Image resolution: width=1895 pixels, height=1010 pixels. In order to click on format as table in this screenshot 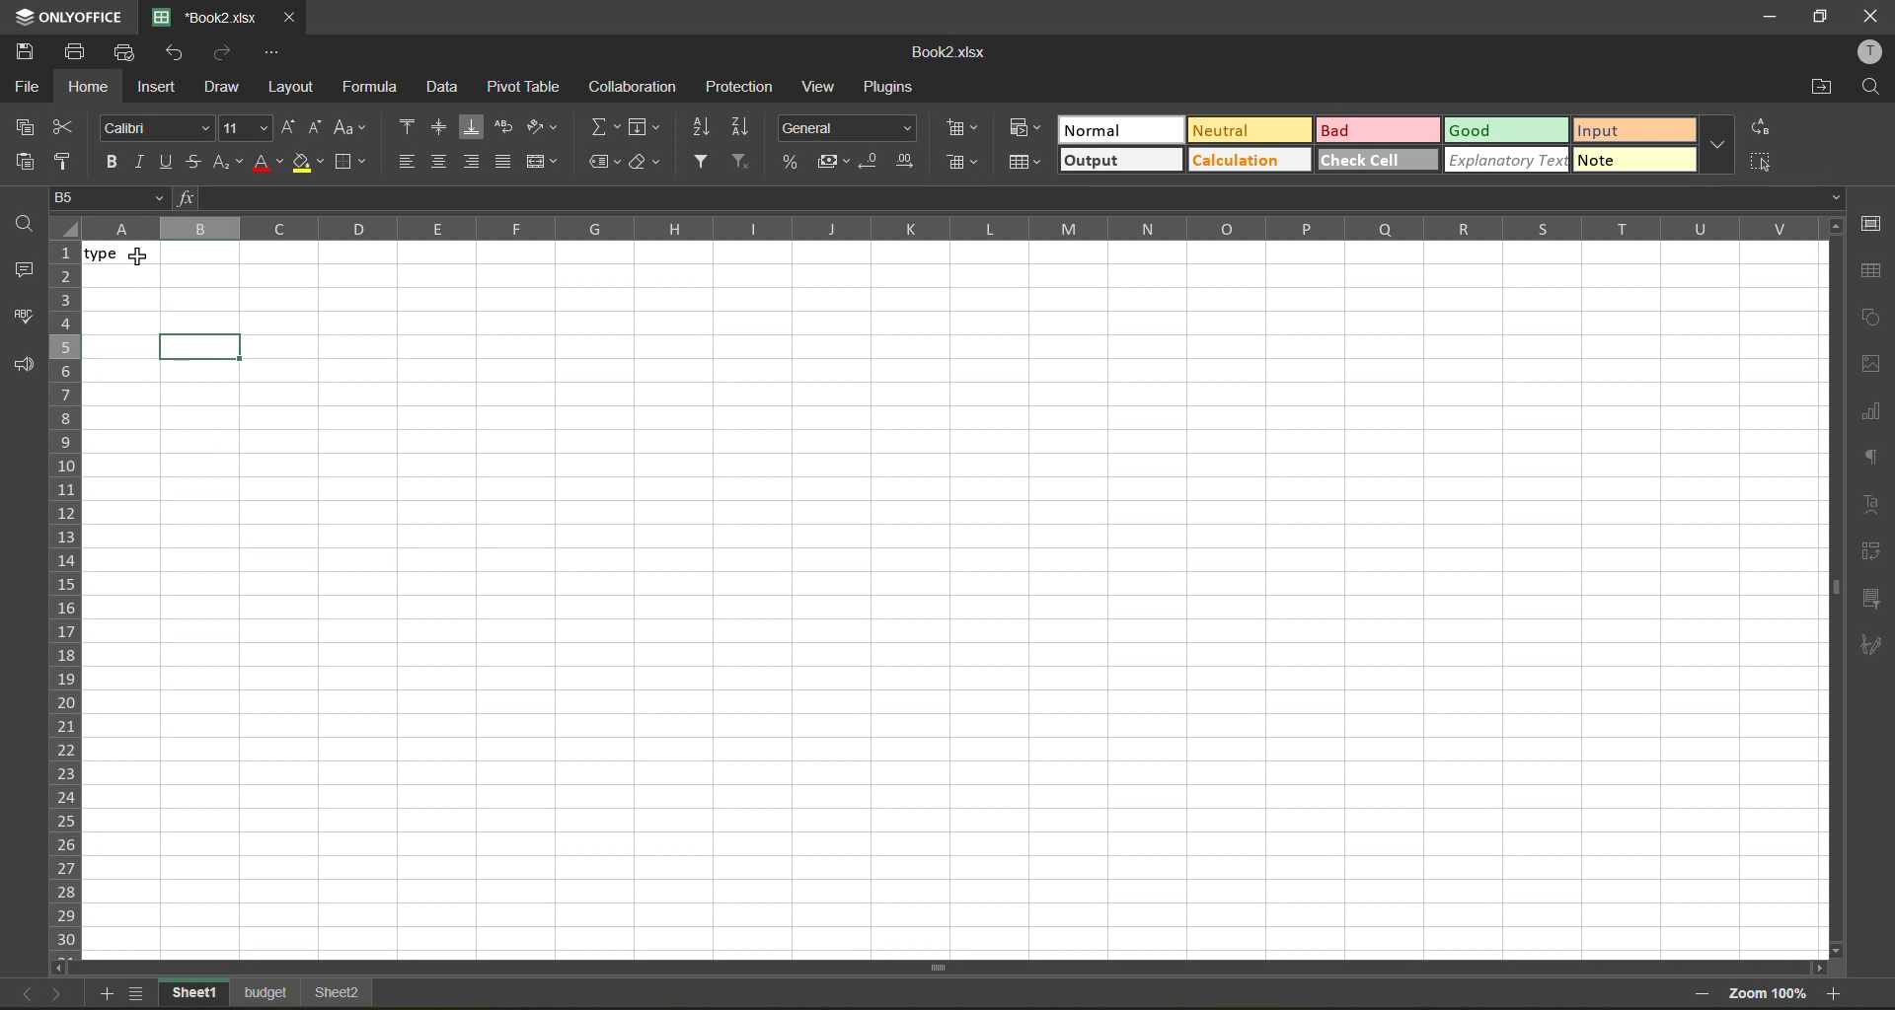, I will do `click(1023, 166)`.